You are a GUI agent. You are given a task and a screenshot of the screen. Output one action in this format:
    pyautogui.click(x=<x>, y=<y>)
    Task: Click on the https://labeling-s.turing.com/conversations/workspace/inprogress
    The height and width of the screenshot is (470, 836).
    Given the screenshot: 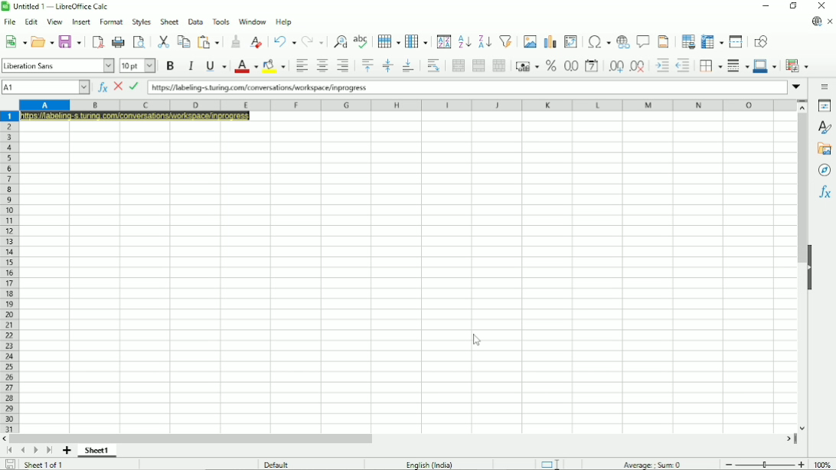 What is the action you would take?
    pyautogui.click(x=137, y=116)
    